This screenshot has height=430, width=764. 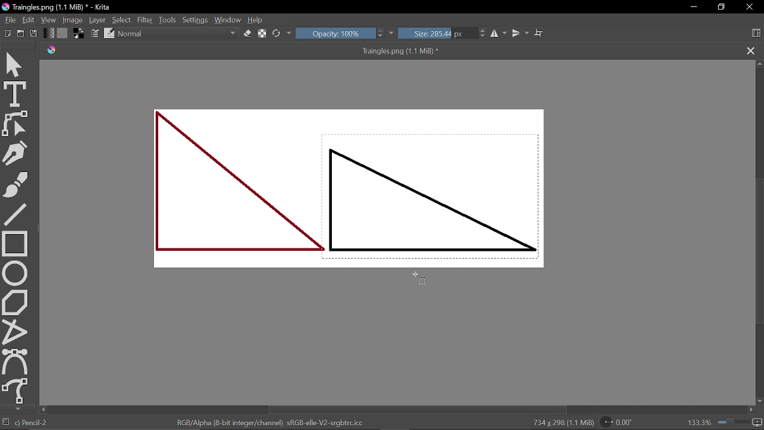 What do you see at coordinates (28, 20) in the screenshot?
I see `Edit` at bounding box center [28, 20].